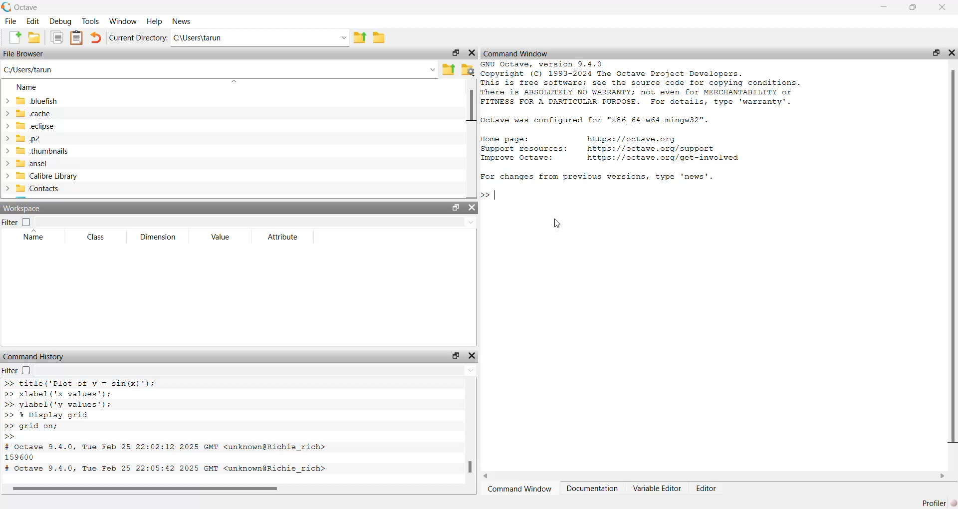 This screenshot has width=958, height=509. What do you see at coordinates (520, 489) in the screenshot?
I see `Command Window` at bounding box center [520, 489].